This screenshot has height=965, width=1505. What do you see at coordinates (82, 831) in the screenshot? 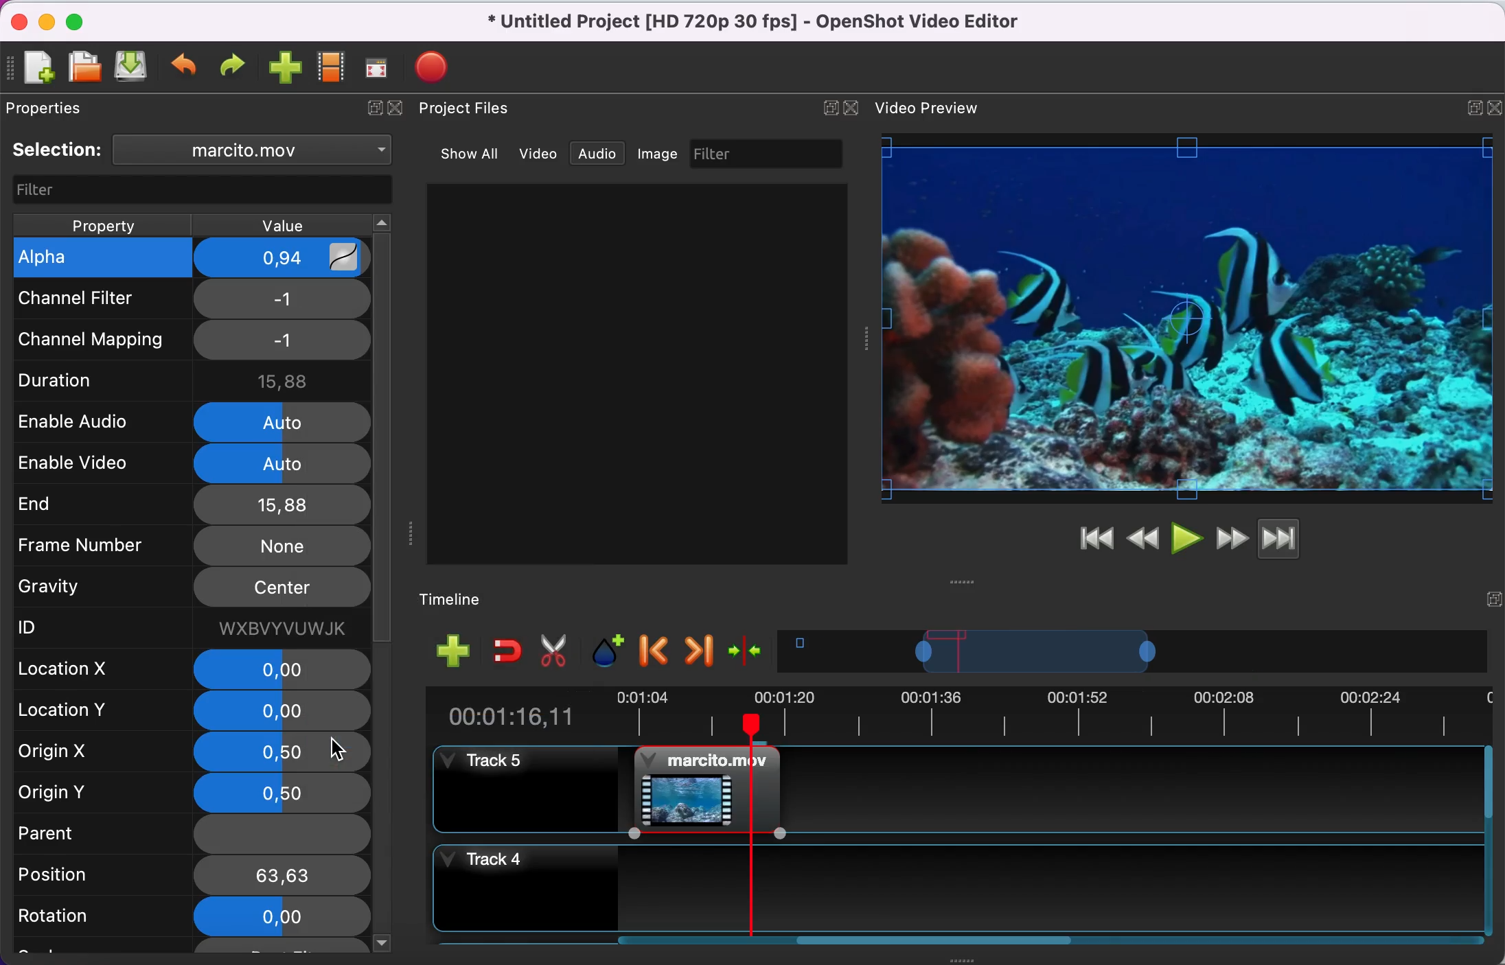
I see `Parent` at bounding box center [82, 831].